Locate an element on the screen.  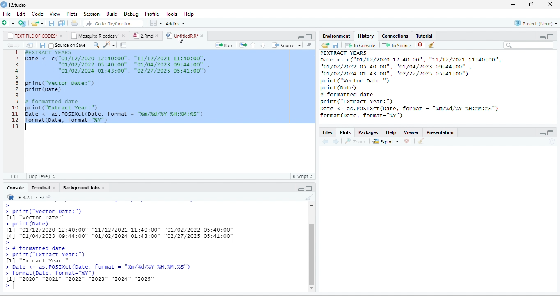
To Console is located at coordinates (360, 45).